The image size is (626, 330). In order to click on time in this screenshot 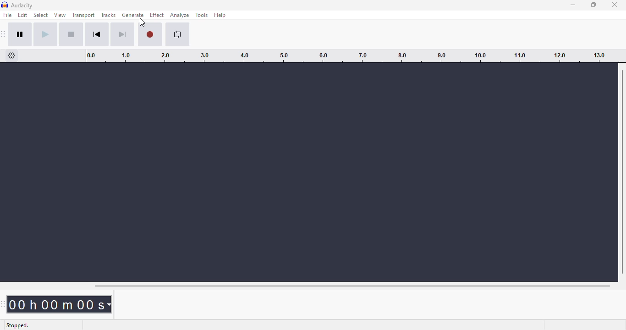, I will do `click(60, 304)`.